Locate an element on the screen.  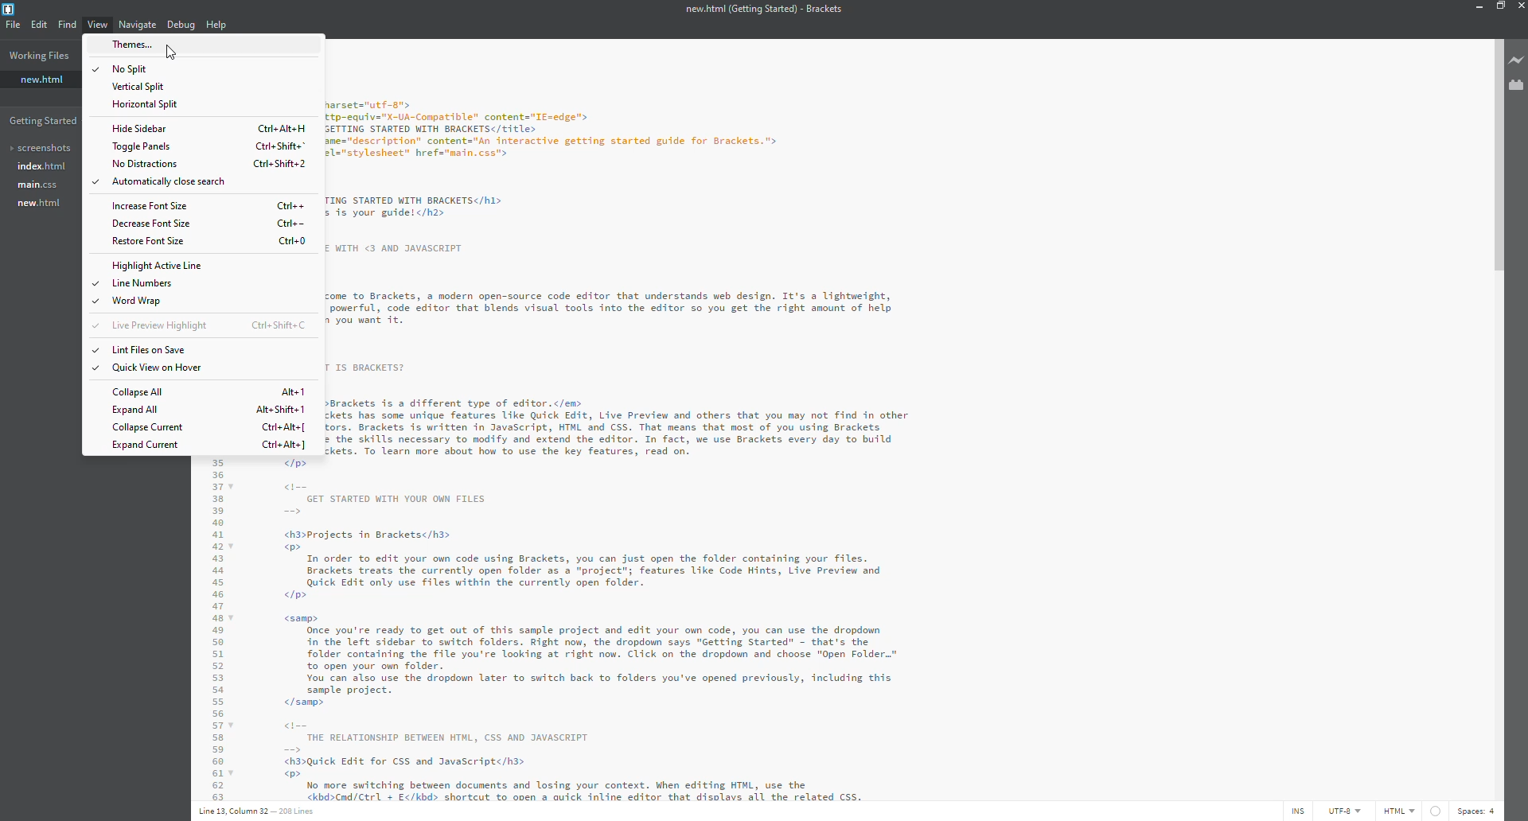
collapse all is located at coordinates (138, 391).